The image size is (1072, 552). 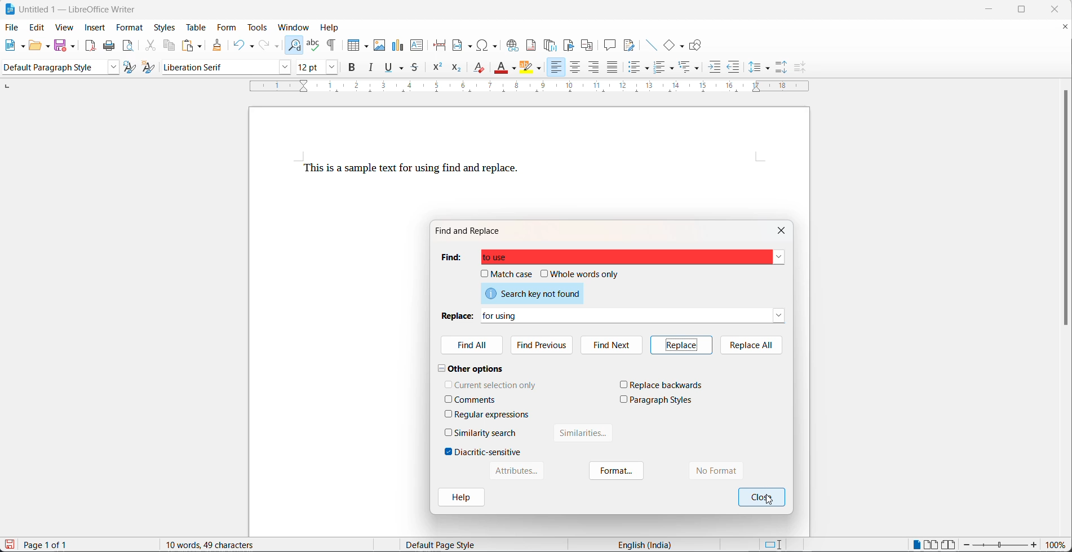 What do you see at coordinates (216, 68) in the screenshot?
I see `font name` at bounding box center [216, 68].